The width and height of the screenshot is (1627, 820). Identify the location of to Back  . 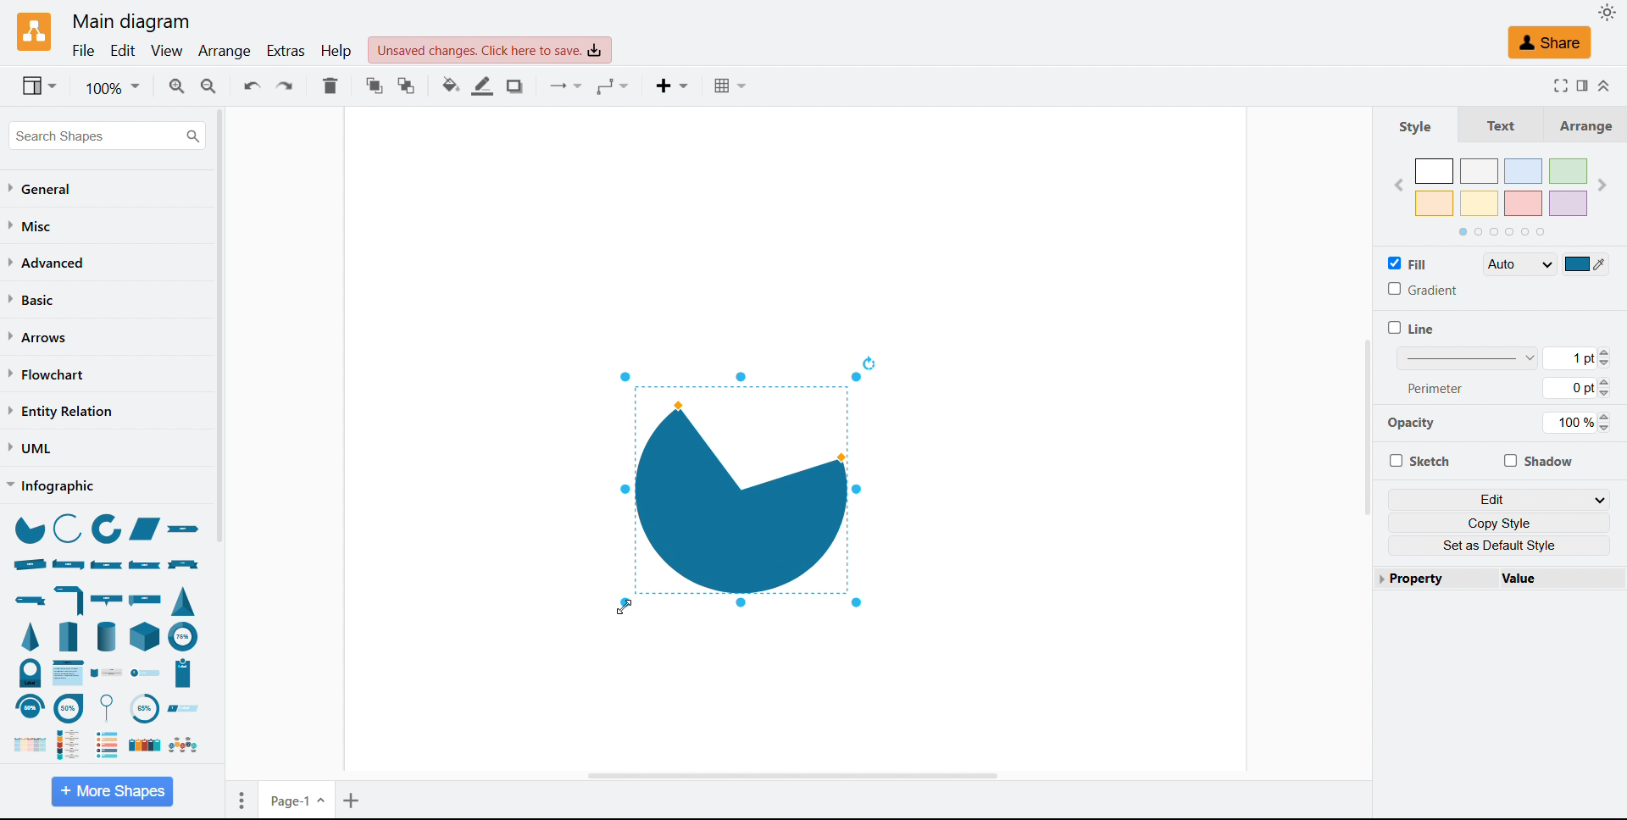
(407, 86).